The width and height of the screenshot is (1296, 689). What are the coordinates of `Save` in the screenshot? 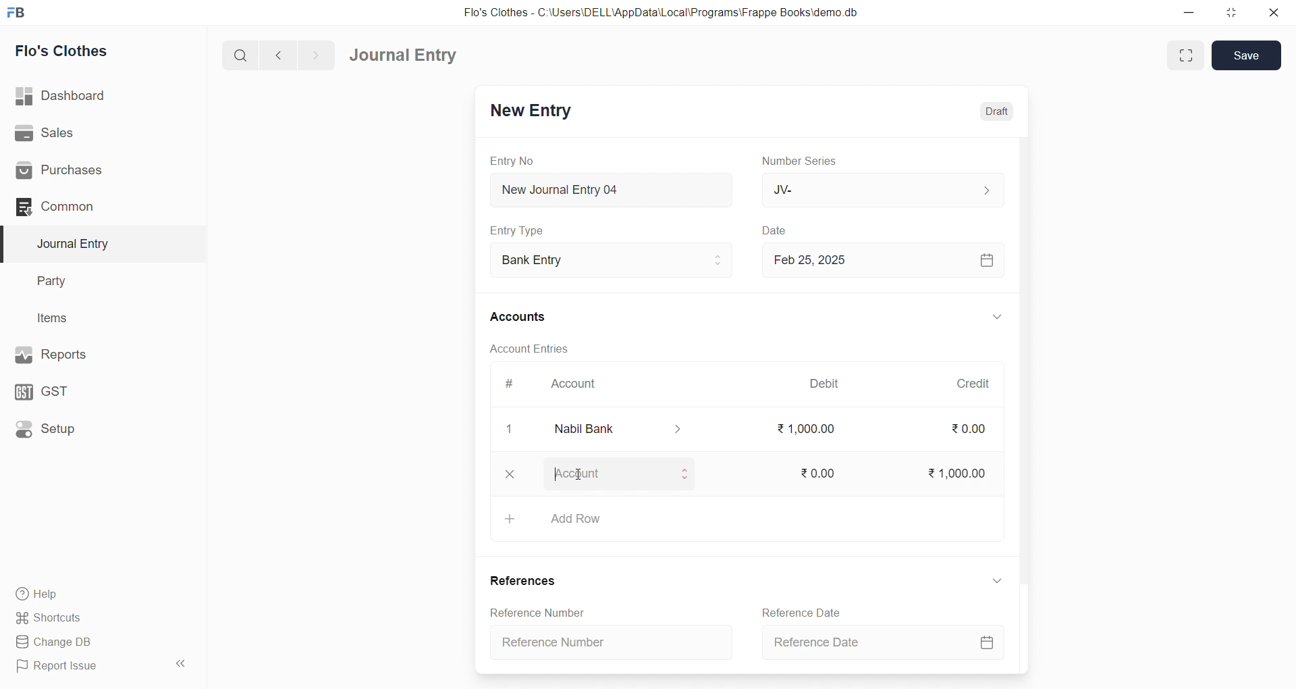 It's located at (1247, 54).